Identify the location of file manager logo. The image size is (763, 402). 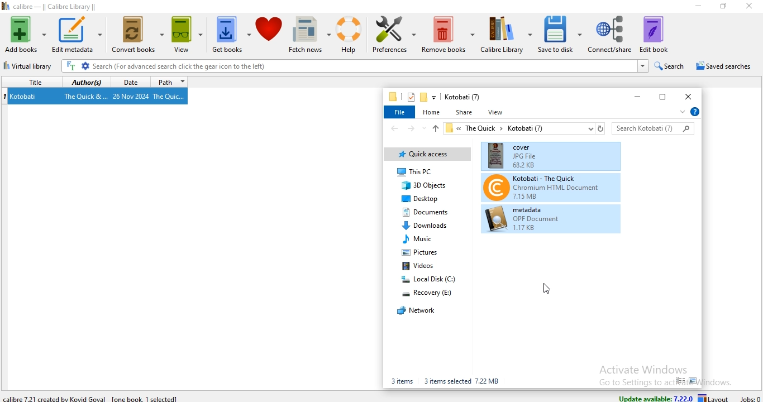
(394, 97).